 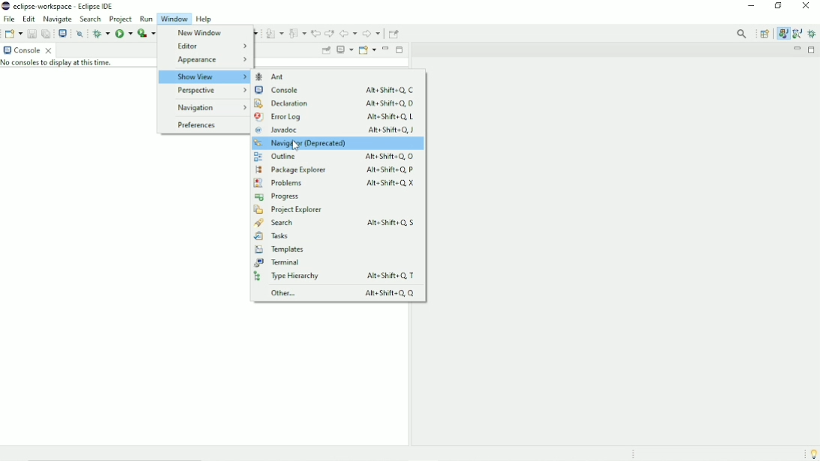 What do you see at coordinates (372, 35) in the screenshot?
I see `Forward` at bounding box center [372, 35].